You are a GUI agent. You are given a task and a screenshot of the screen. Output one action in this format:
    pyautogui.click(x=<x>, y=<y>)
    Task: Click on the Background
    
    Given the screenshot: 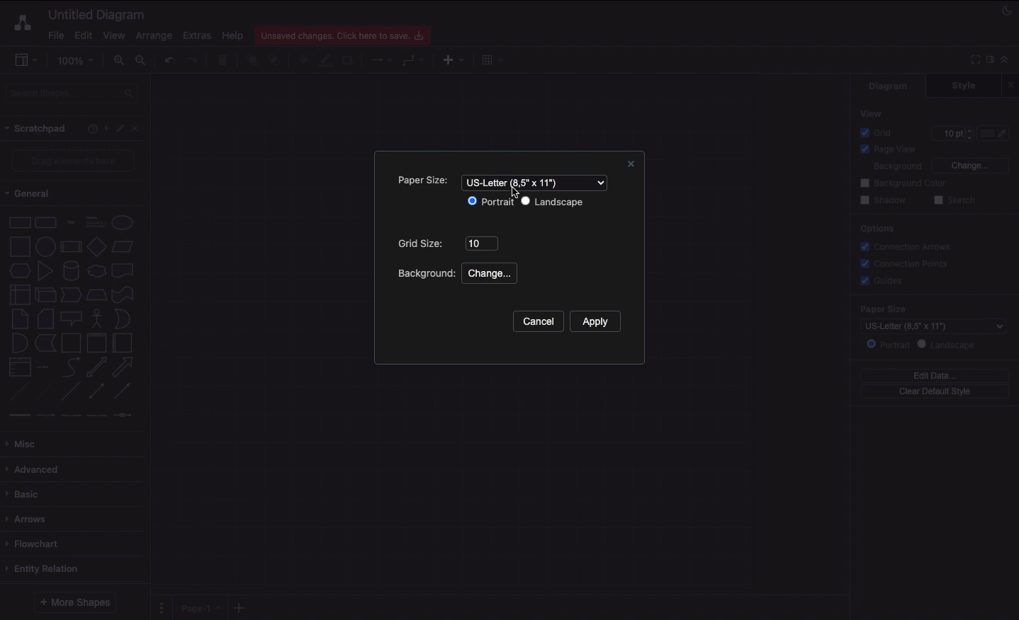 What is the action you would take?
    pyautogui.click(x=424, y=272)
    